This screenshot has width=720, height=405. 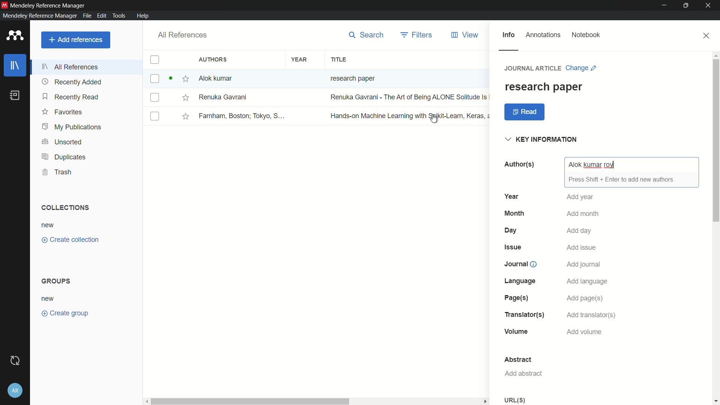 I want to click on Year, so click(x=511, y=196).